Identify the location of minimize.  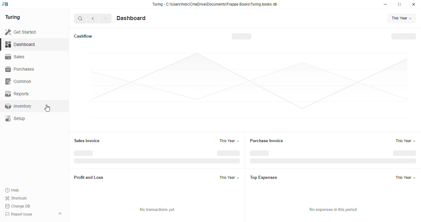
(385, 5).